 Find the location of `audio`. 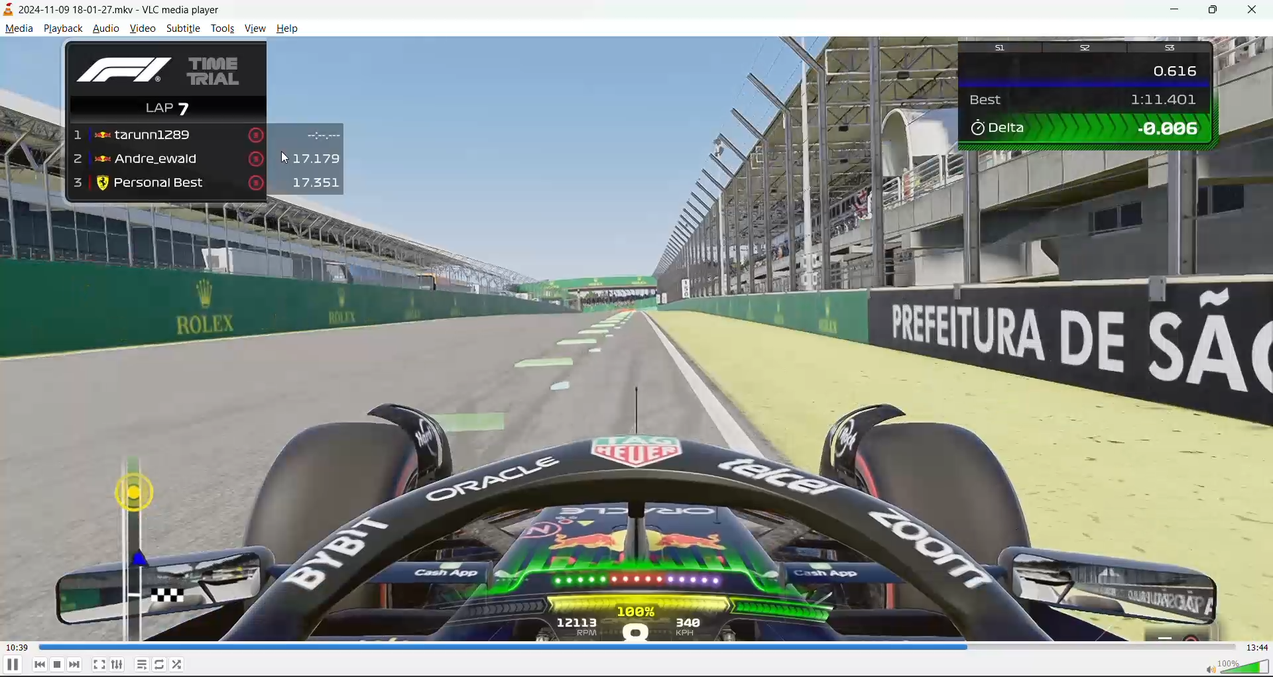

audio is located at coordinates (108, 30).